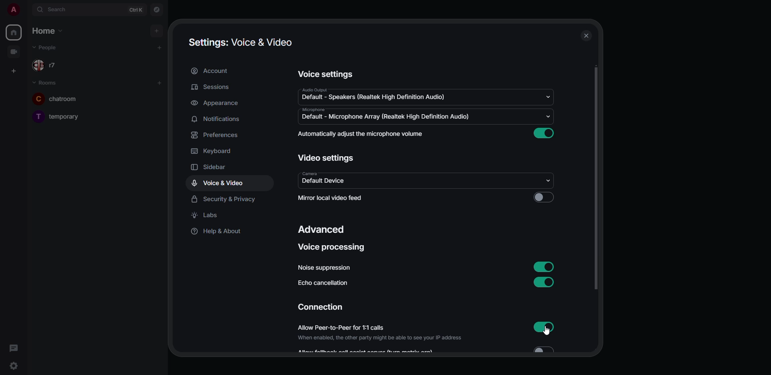 The width and height of the screenshot is (771, 375). I want to click on video settings, so click(326, 157).